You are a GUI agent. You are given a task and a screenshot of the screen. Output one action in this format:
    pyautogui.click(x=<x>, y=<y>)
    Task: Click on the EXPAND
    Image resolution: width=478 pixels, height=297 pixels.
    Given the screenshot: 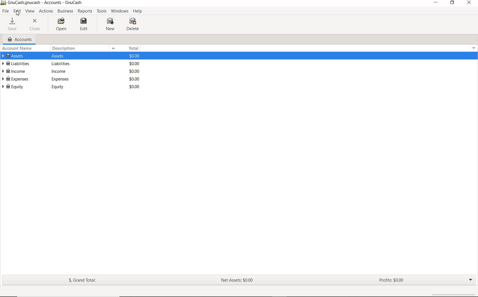 What is the action you would take?
    pyautogui.click(x=471, y=280)
    